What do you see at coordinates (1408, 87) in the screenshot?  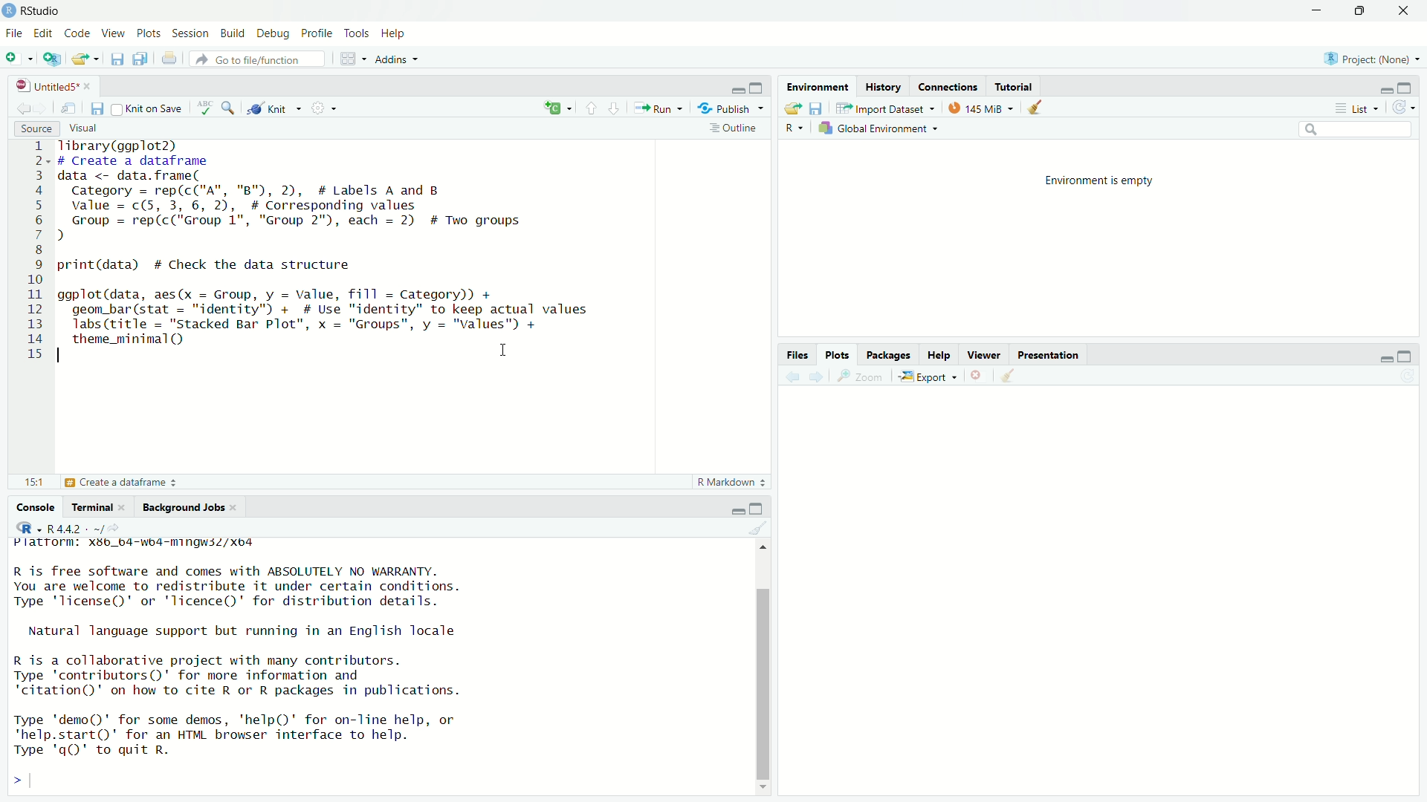 I see `Maximize` at bounding box center [1408, 87].